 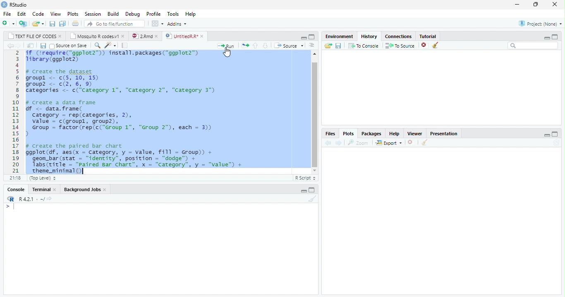 I want to click on maximize, so click(x=314, y=37).